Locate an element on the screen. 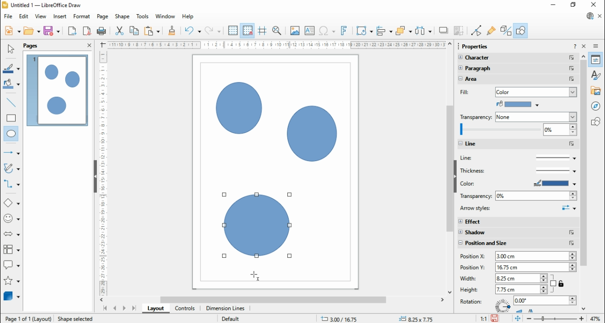  rectangle is located at coordinates (11, 118).